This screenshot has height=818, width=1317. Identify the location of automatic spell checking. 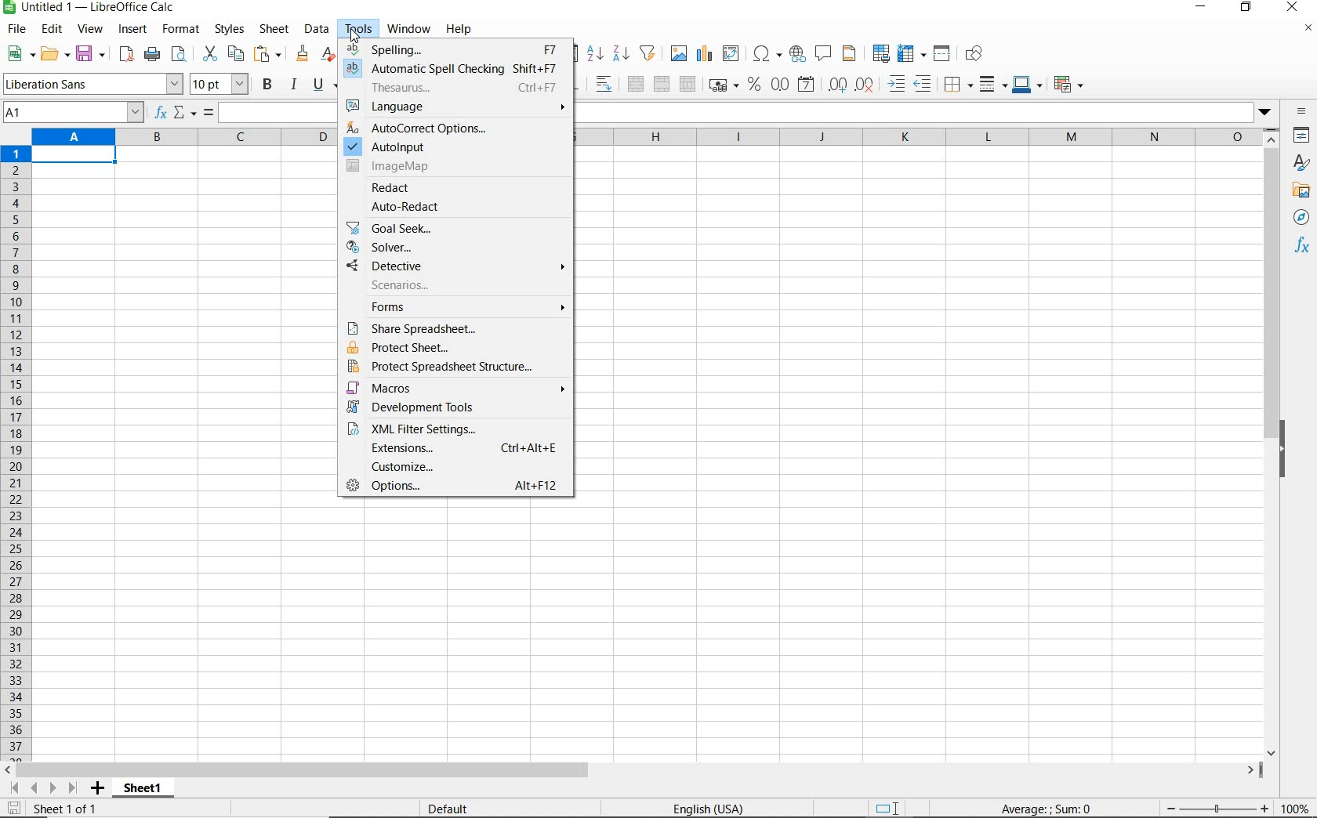
(458, 68).